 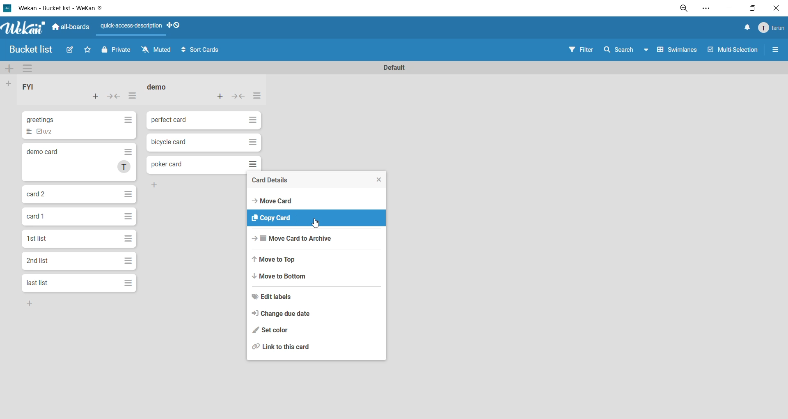 I want to click on sort cards, so click(x=201, y=50).